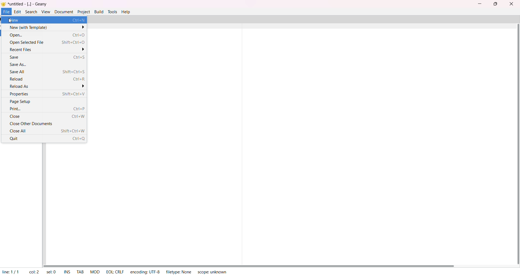 The width and height of the screenshot is (520, 275). I want to click on maximize, so click(495, 4).